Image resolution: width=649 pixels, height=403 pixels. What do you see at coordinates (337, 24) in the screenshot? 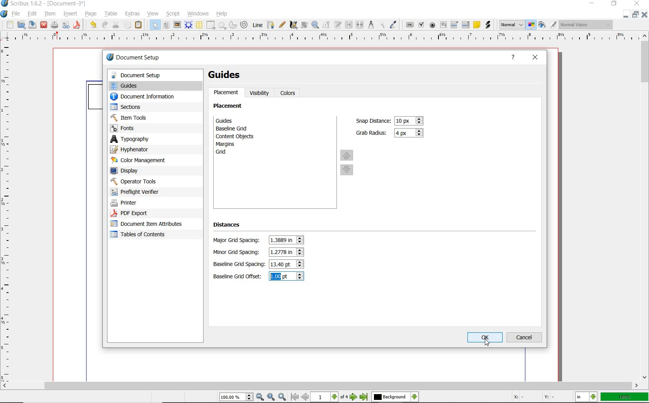
I see `edit text with story editor` at bounding box center [337, 24].